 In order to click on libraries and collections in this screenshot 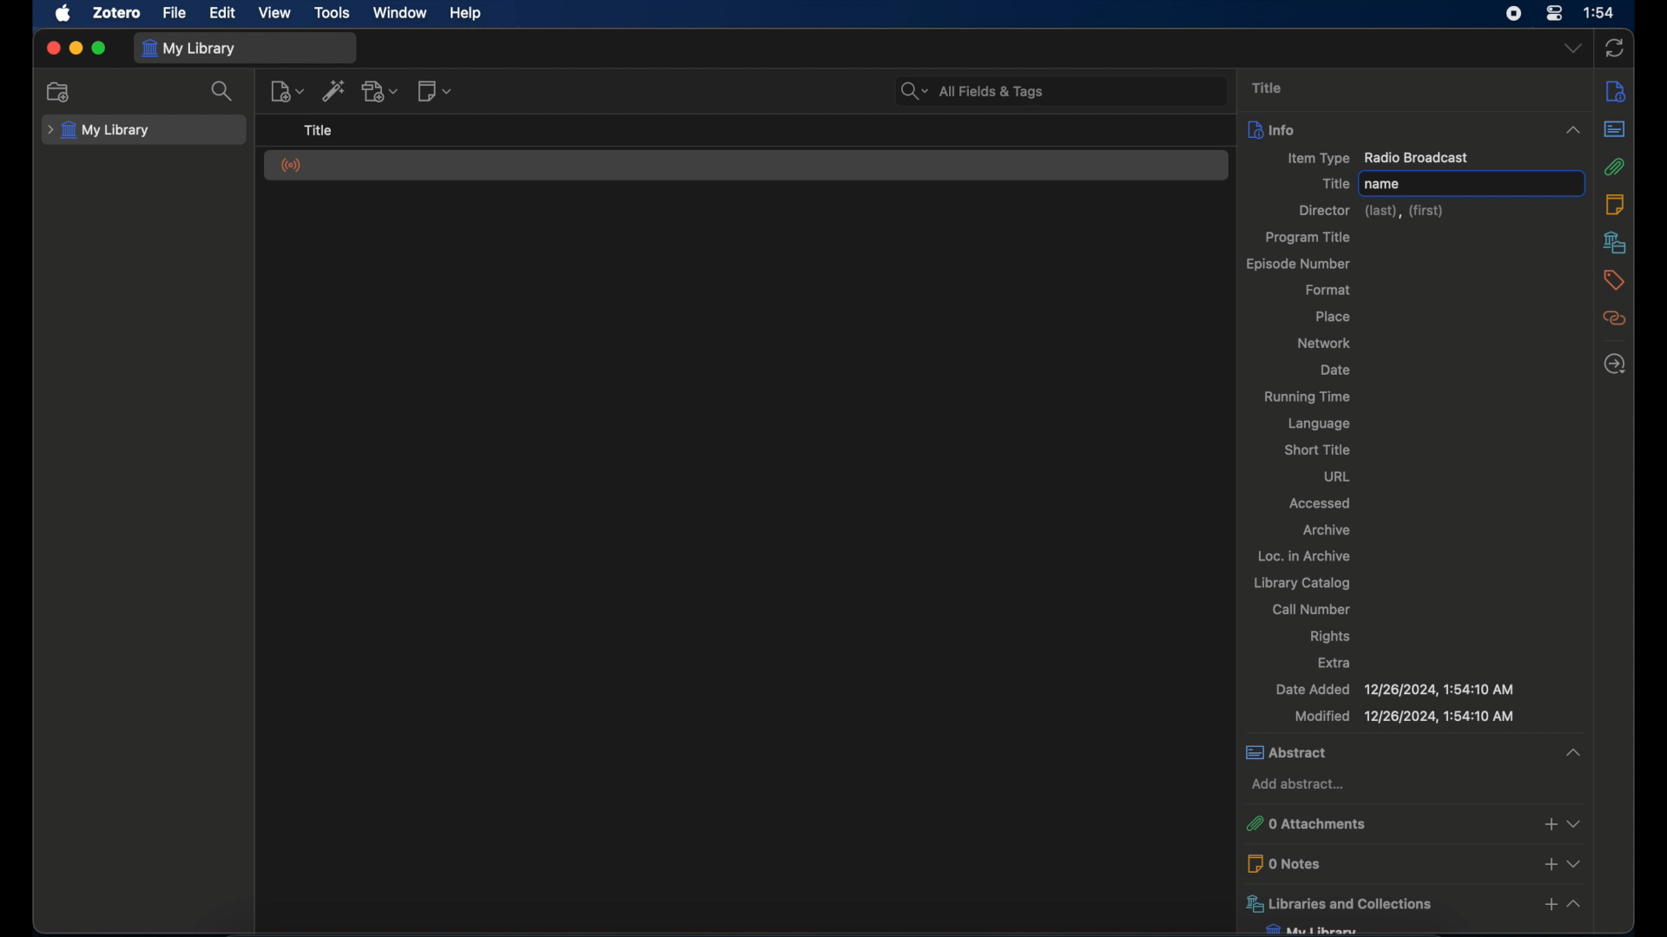, I will do `click(1413, 904)`.